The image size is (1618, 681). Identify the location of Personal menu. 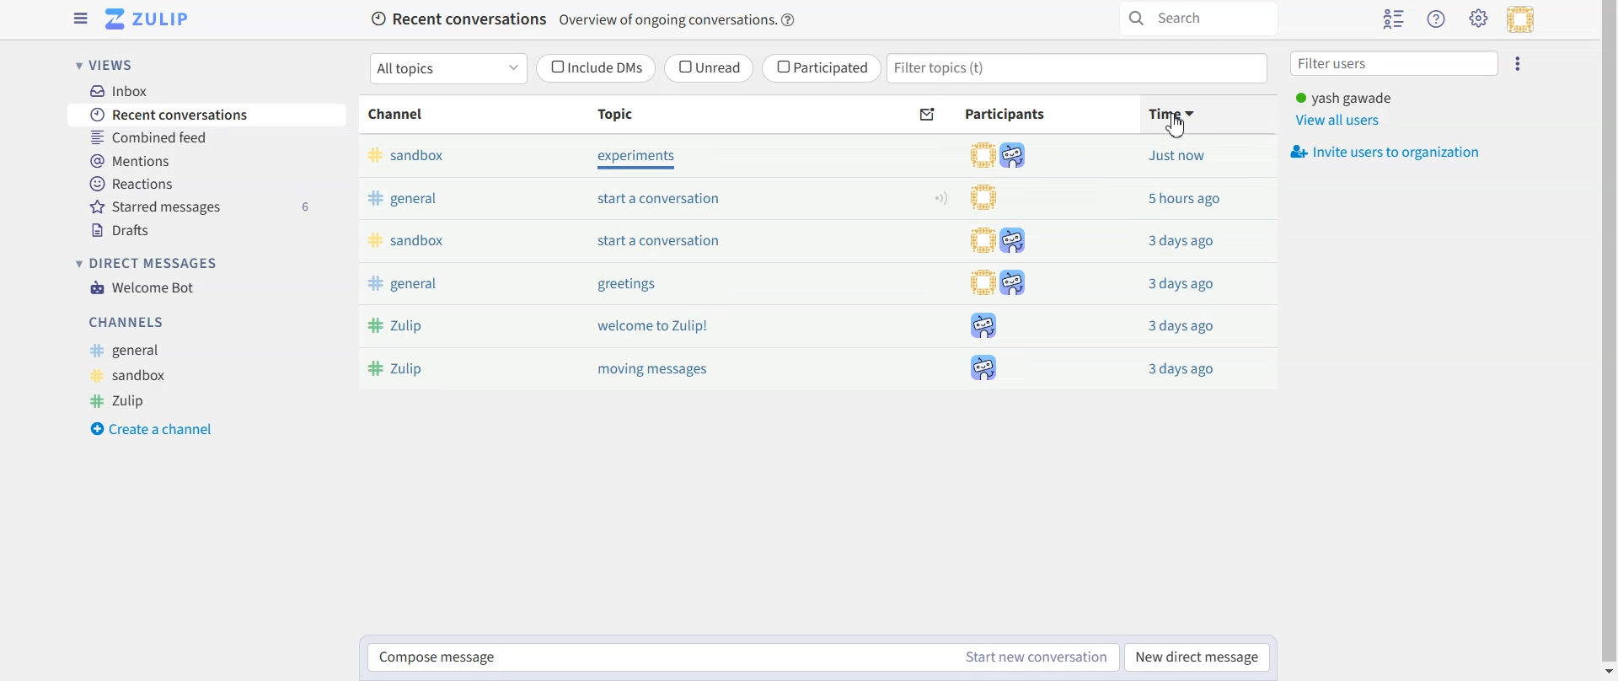
(1523, 19).